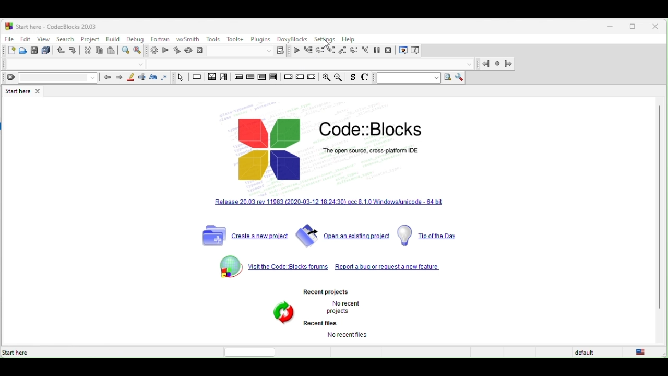 The width and height of the screenshot is (668, 376). Describe the element at coordinates (188, 39) in the screenshot. I see `wxsmith` at that location.